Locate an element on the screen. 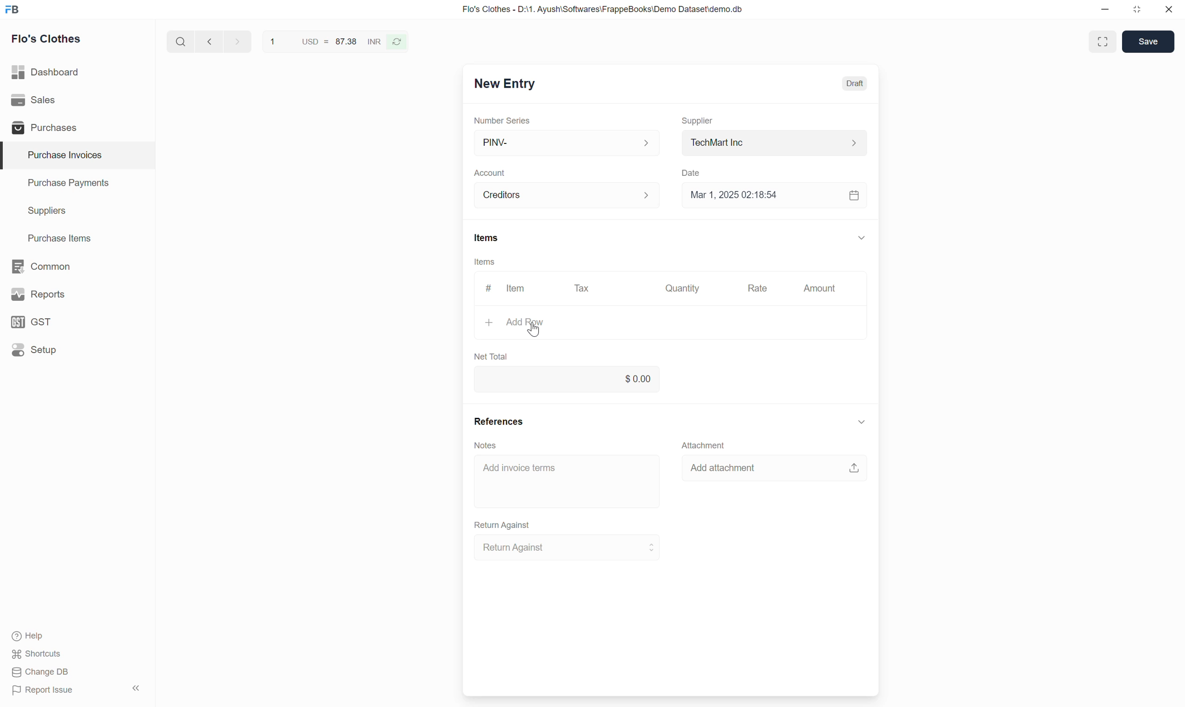 The width and height of the screenshot is (1185, 707). Return Against is located at coordinates (568, 547).